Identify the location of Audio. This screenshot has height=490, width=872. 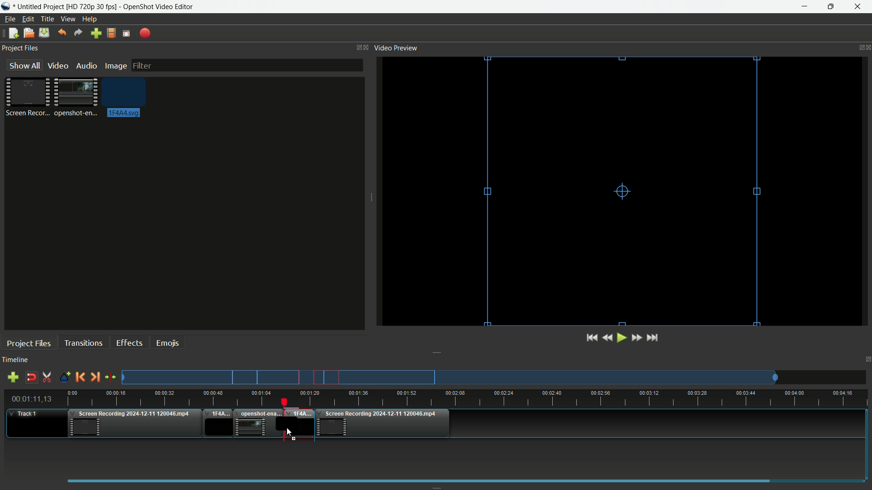
(86, 66).